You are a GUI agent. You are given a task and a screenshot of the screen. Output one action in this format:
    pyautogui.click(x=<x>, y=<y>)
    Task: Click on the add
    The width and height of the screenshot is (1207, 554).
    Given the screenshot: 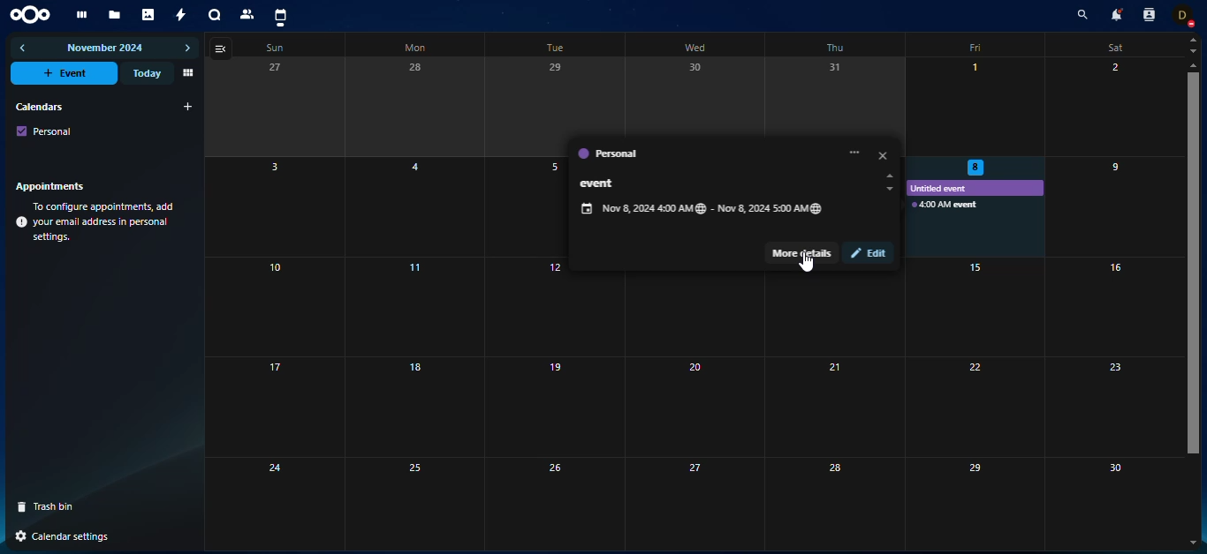 What is the action you would take?
    pyautogui.click(x=188, y=107)
    